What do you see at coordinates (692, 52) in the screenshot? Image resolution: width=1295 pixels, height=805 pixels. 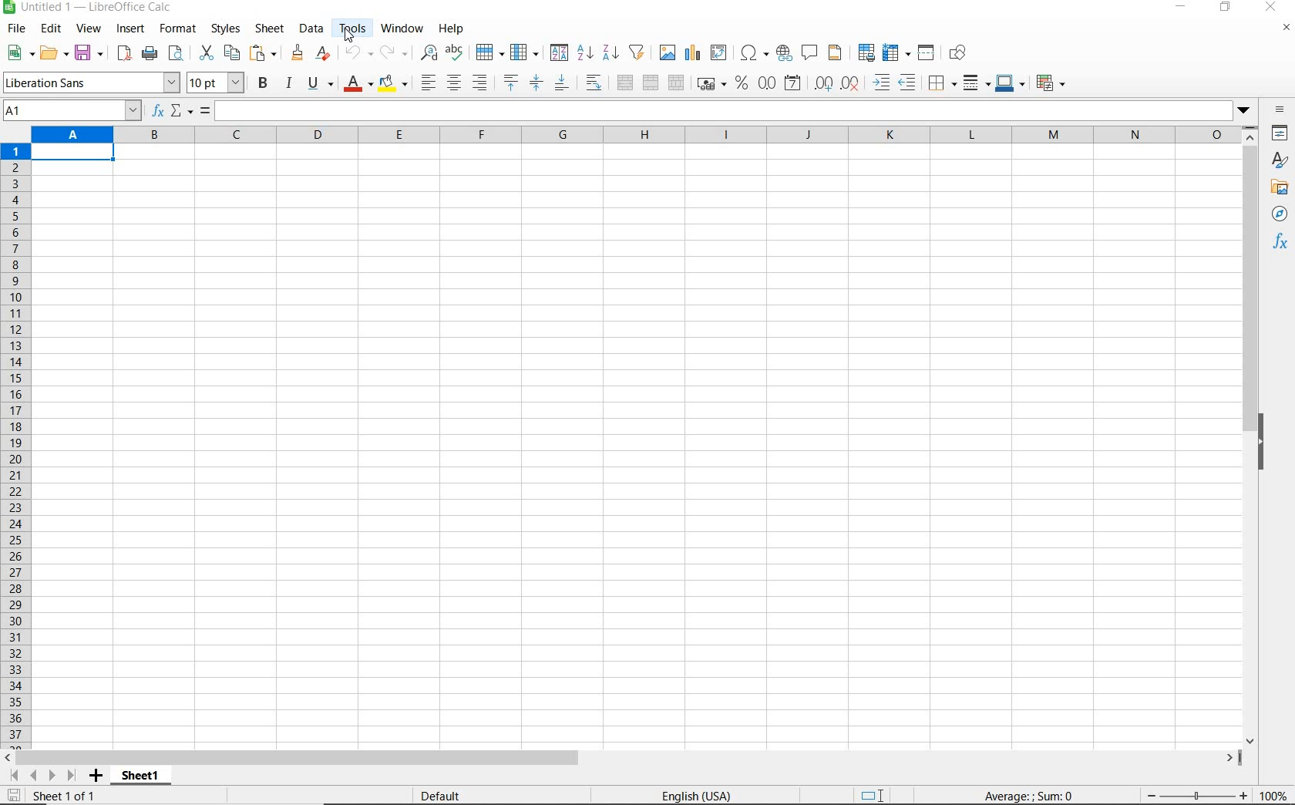 I see `insert chart` at bounding box center [692, 52].